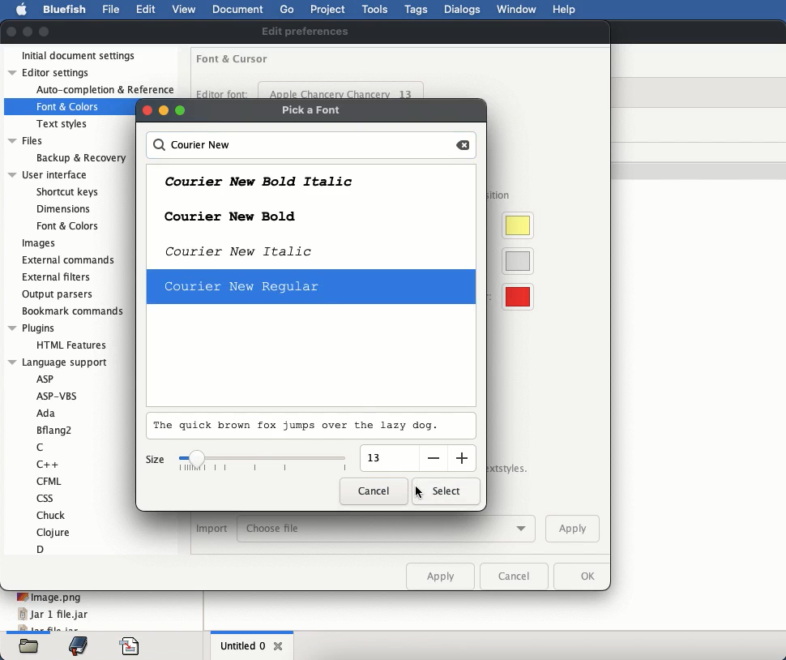  Describe the element at coordinates (62, 336) in the screenshot. I see `plugins ` at that location.